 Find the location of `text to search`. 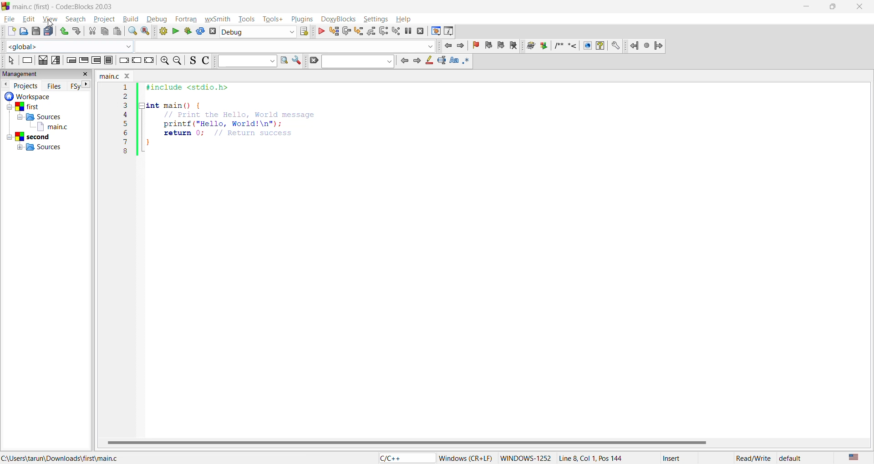

text to search is located at coordinates (247, 61).